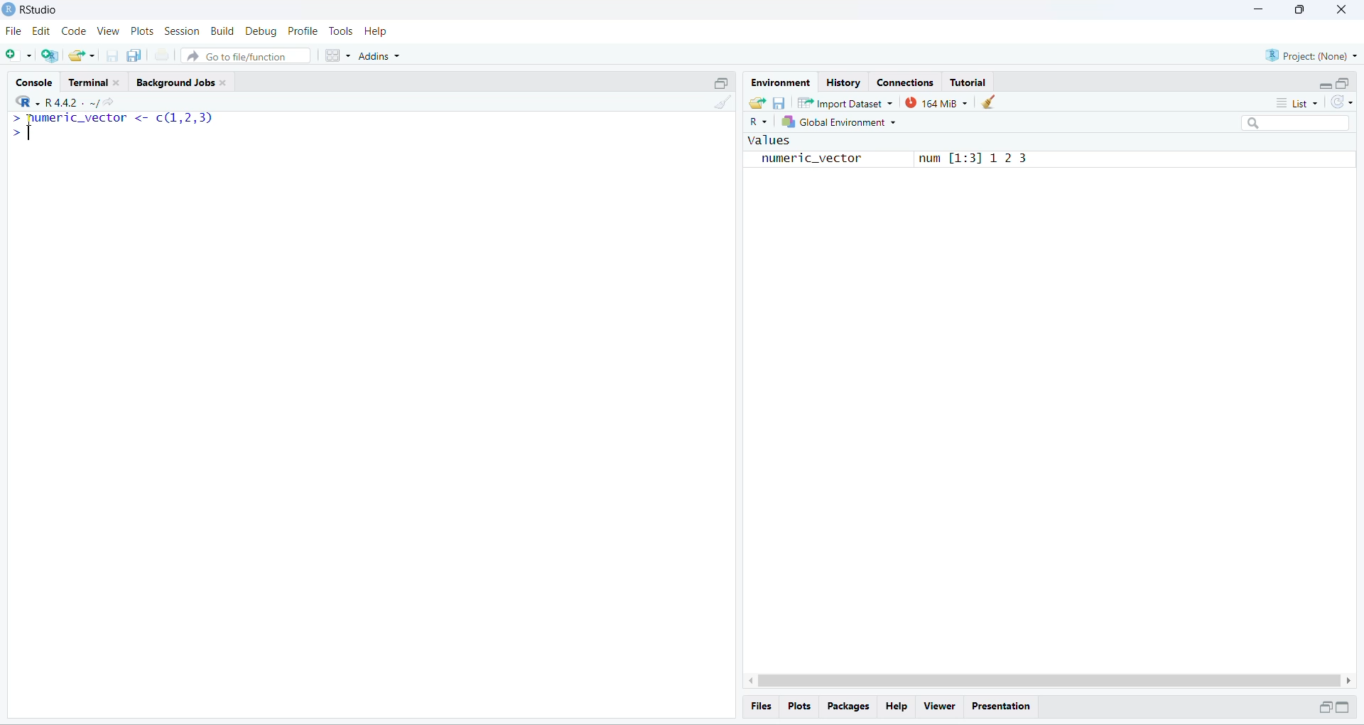  What do you see at coordinates (183, 31) in the screenshot?
I see `Session` at bounding box center [183, 31].